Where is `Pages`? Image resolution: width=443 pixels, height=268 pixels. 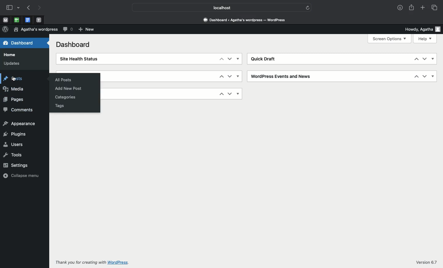 Pages is located at coordinates (14, 99).